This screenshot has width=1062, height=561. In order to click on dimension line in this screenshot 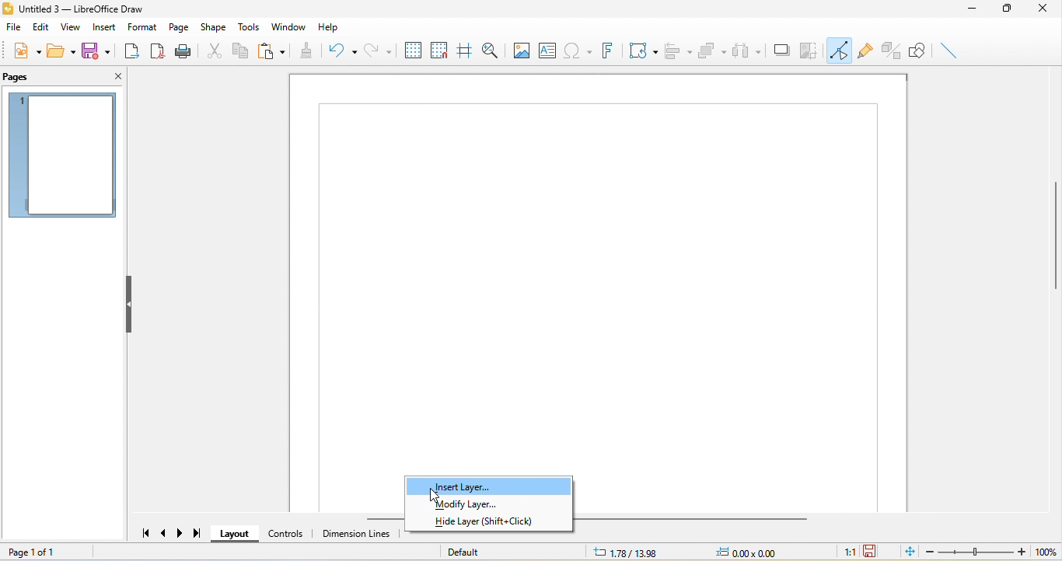, I will do `click(365, 535)`.